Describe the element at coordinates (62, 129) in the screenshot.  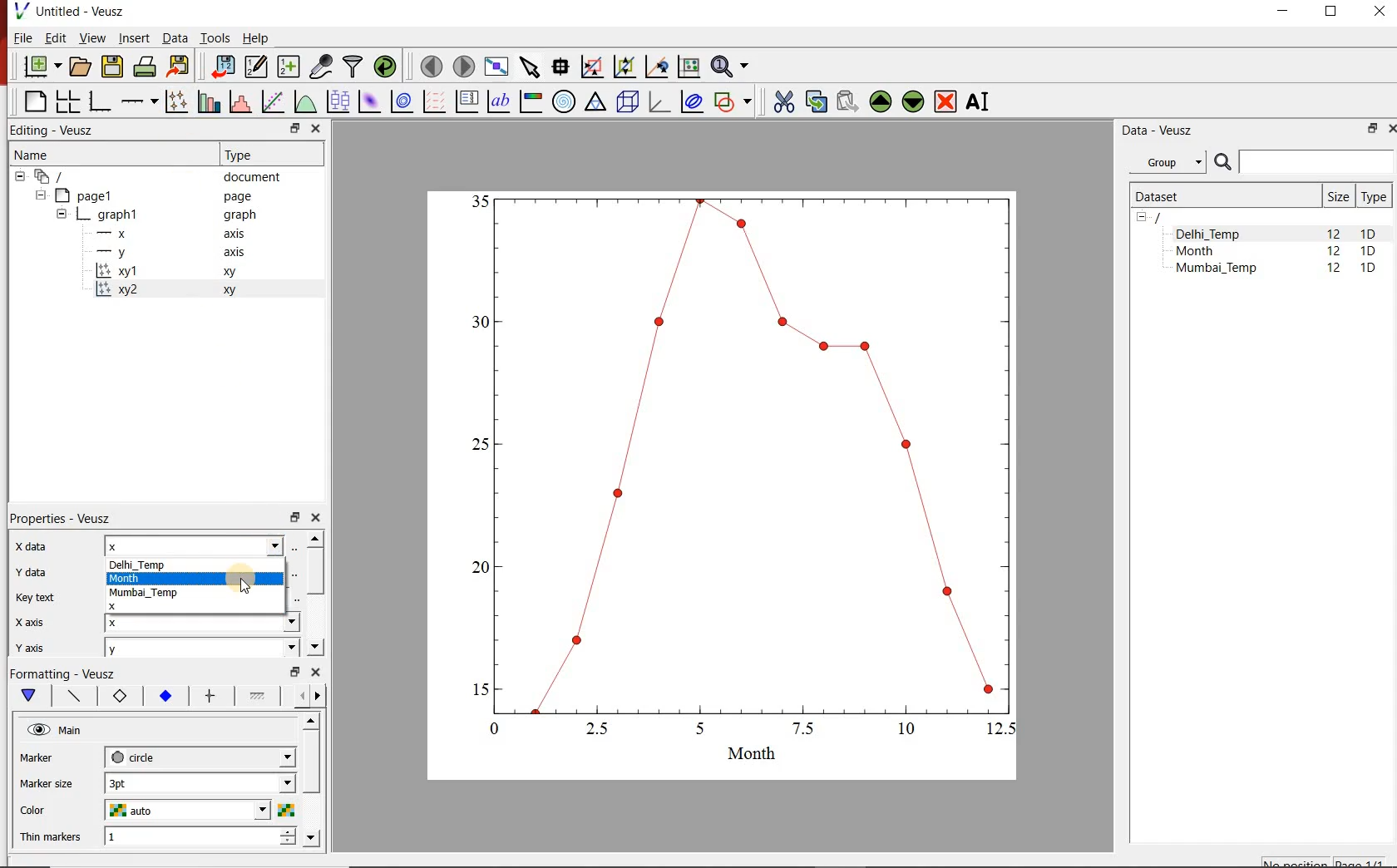
I see `Editing - Veusz` at that location.